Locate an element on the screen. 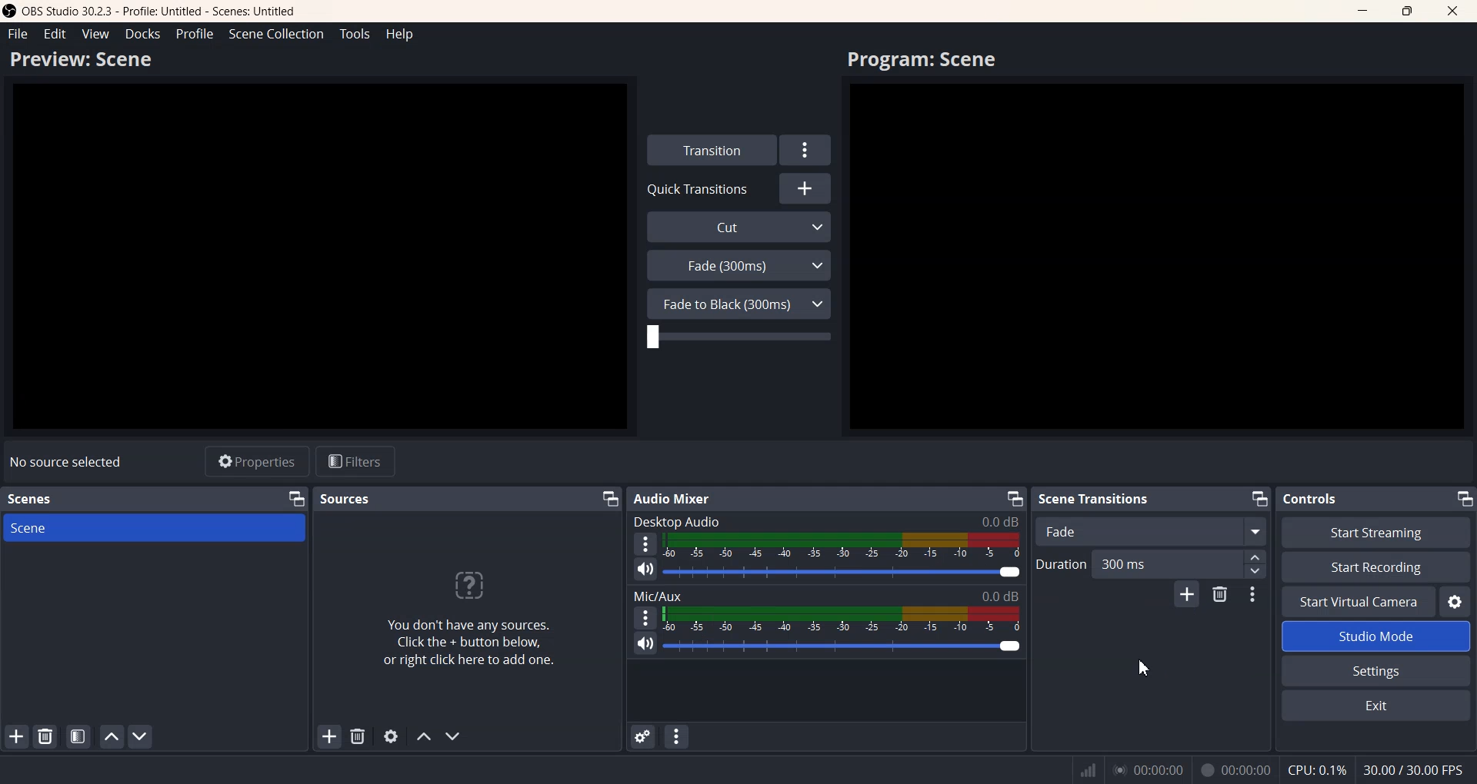 This screenshot has width=1477, height=784. Filters is located at coordinates (358, 462).